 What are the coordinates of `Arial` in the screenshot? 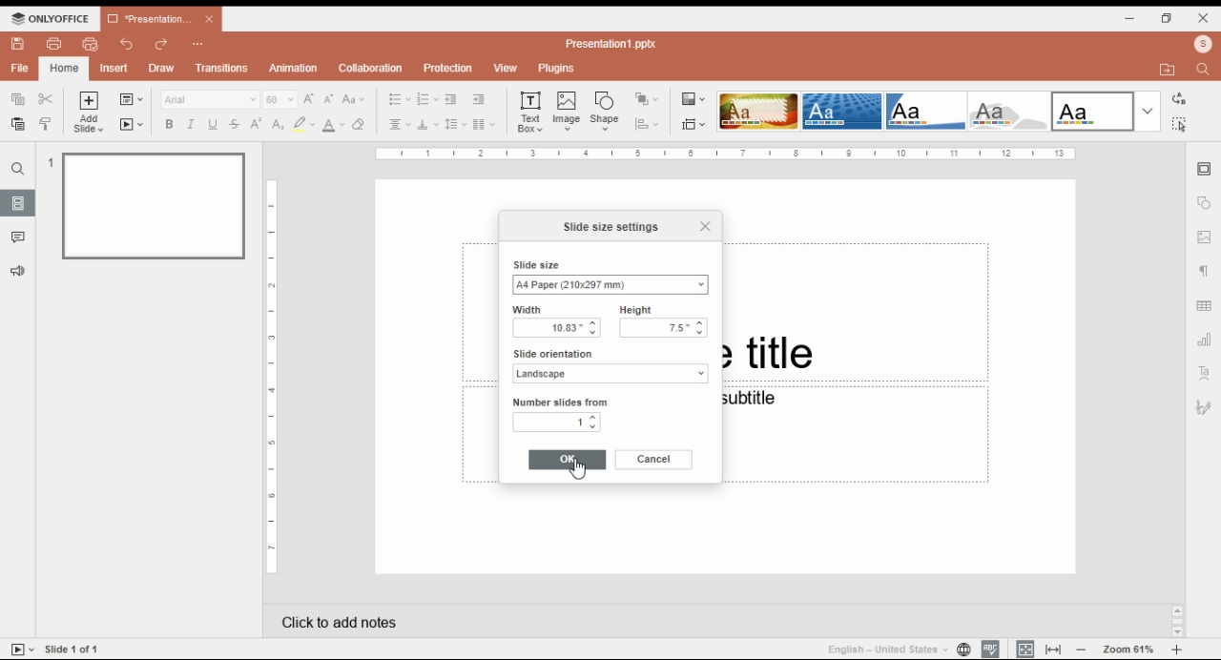 It's located at (209, 99).